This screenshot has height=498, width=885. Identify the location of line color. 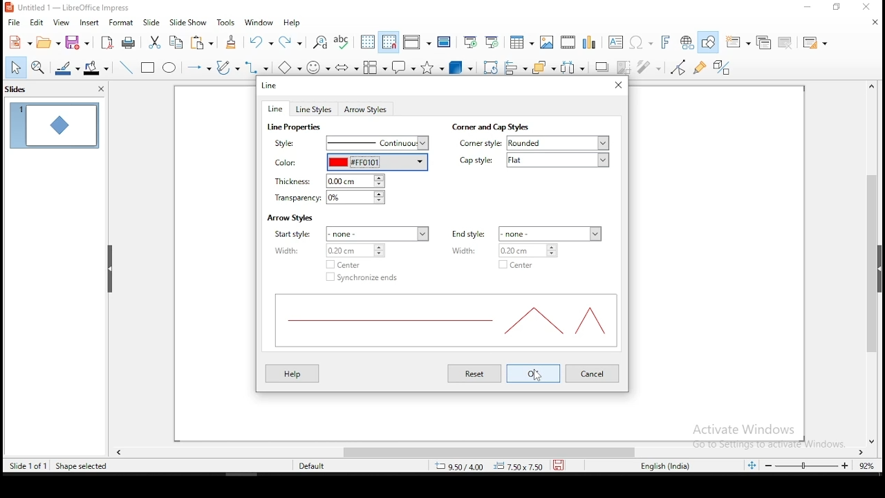
(66, 68).